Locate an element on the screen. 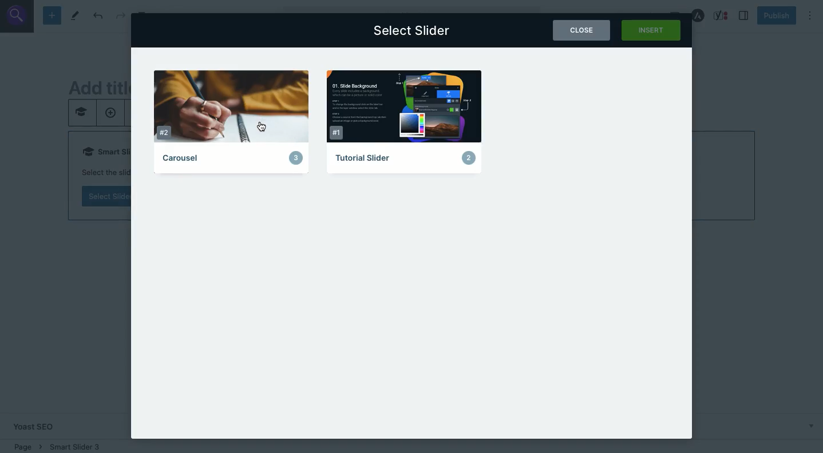 The width and height of the screenshot is (823, 453). Tools is located at coordinates (76, 15).